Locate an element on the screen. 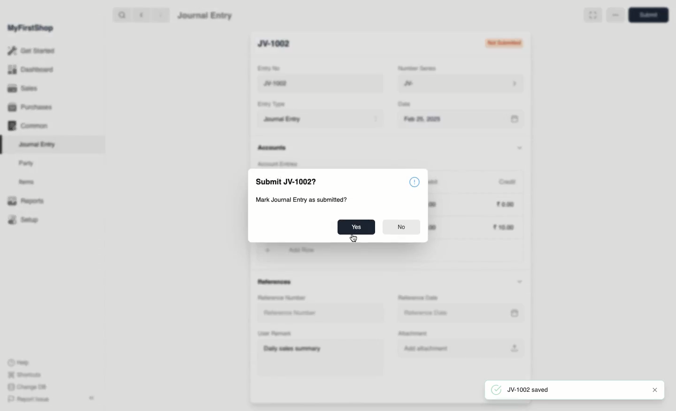  Common is located at coordinates (27, 126).